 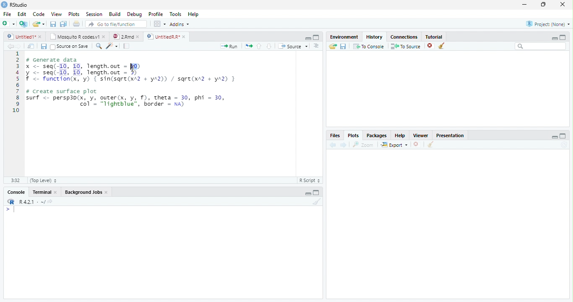 I want to click on Viewer, so click(x=420, y=135).